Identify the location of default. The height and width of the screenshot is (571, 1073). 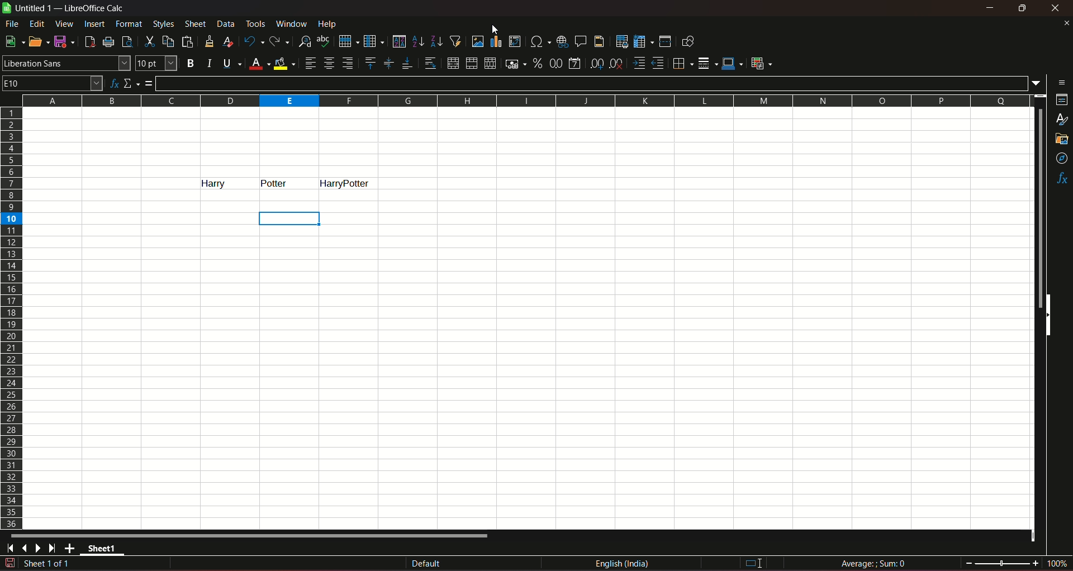
(426, 564).